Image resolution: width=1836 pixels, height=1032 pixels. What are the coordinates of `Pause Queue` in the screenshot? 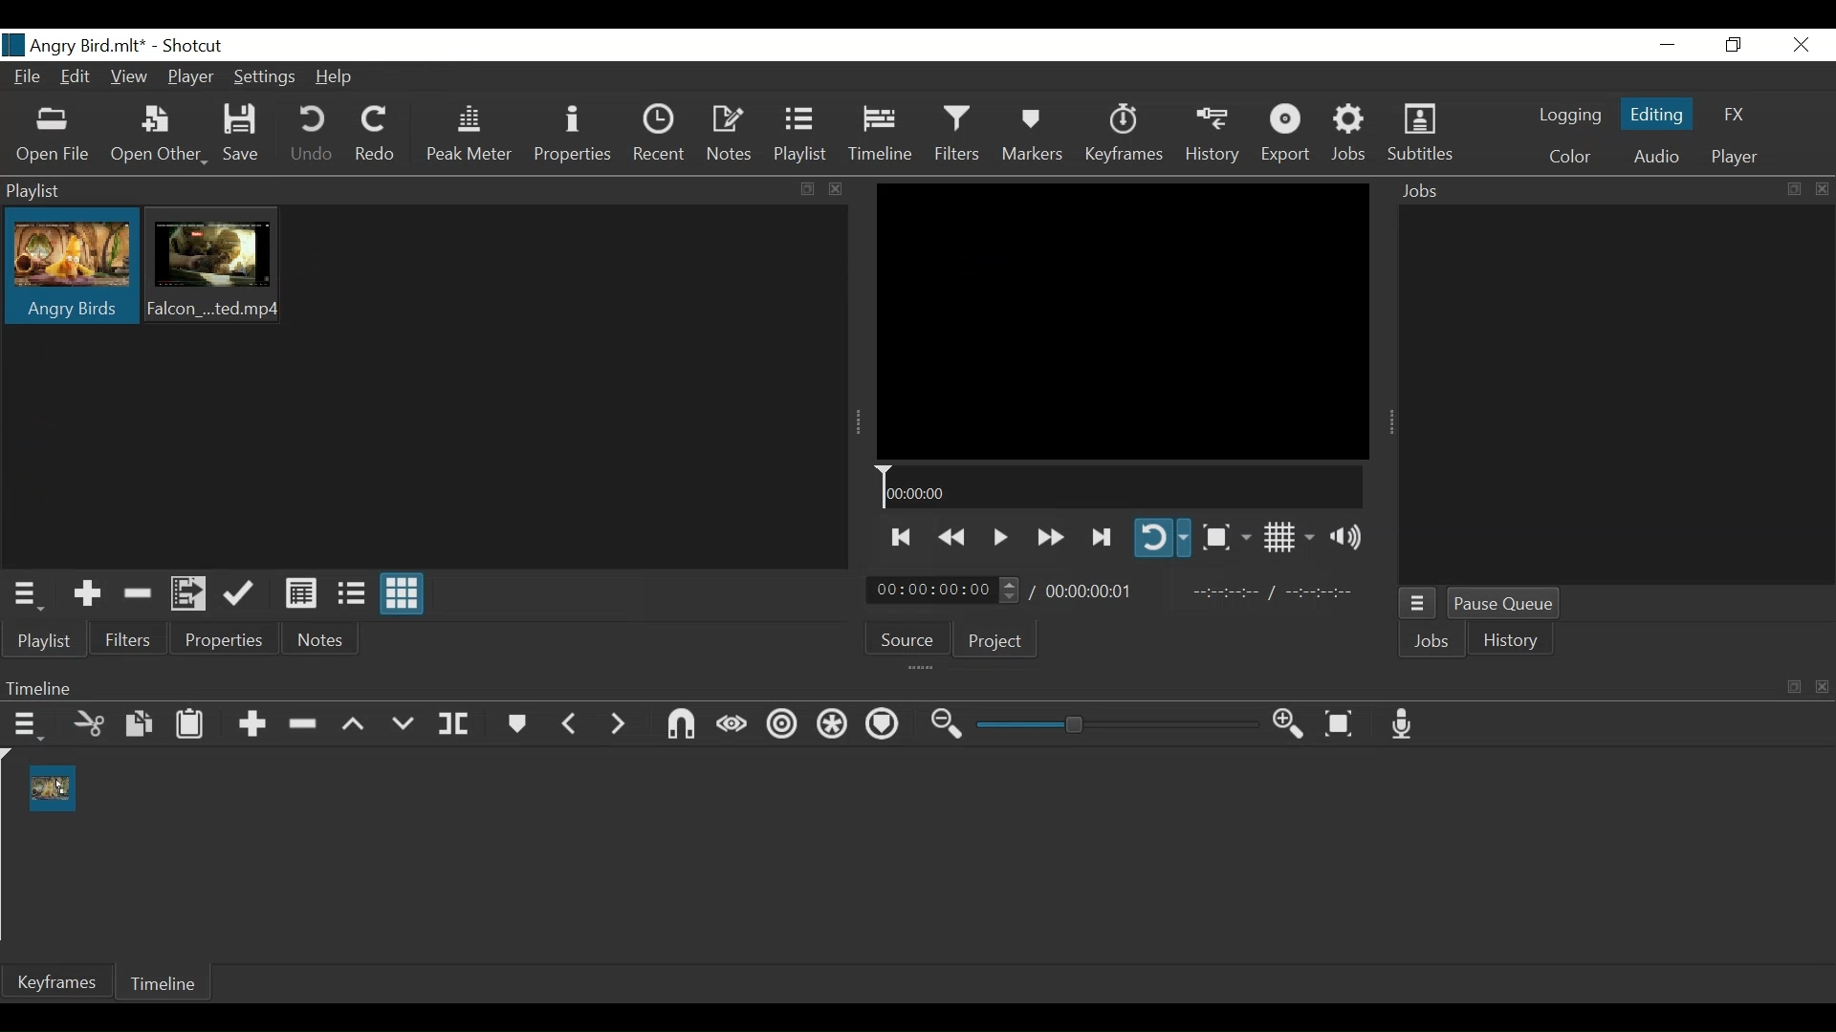 It's located at (1504, 603).